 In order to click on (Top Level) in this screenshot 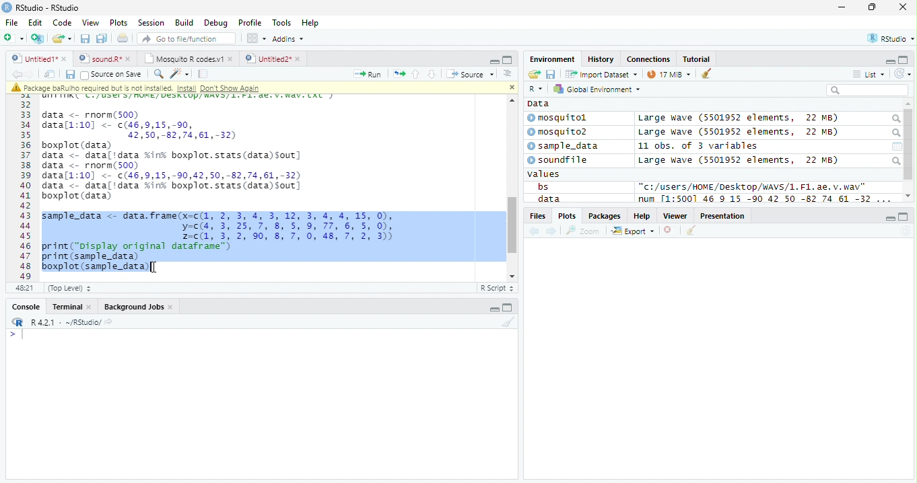, I will do `click(69, 289)`.